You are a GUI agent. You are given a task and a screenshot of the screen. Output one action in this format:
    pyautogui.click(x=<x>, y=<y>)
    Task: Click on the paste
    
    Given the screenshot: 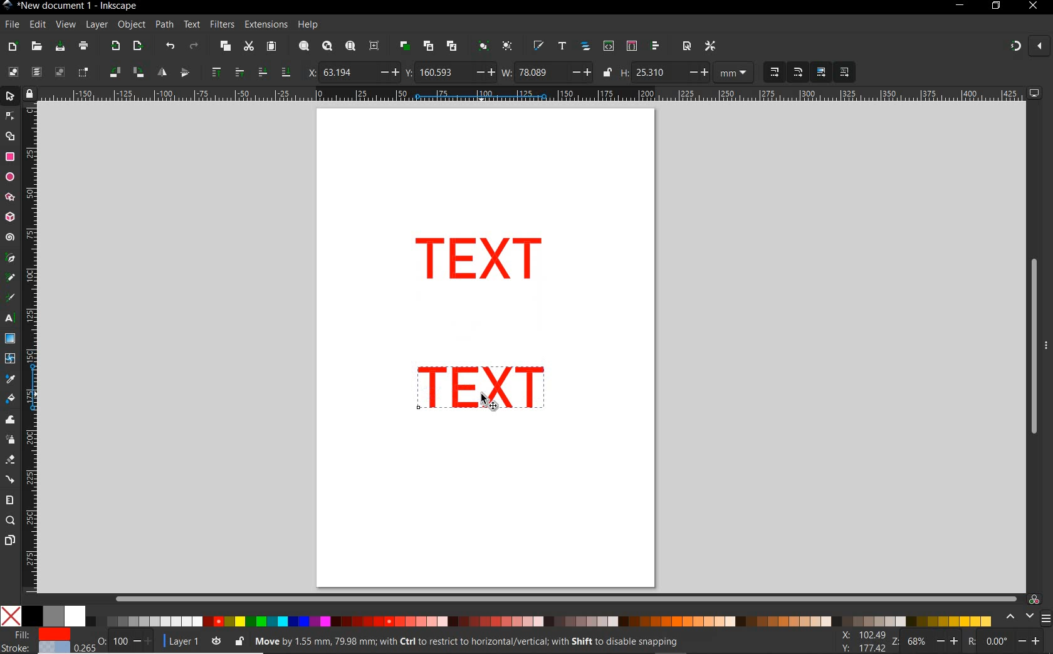 What is the action you would take?
    pyautogui.click(x=271, y=47)
    